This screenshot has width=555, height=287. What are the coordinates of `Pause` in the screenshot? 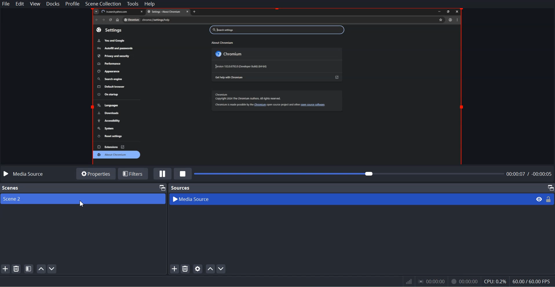 It's located at (163, 174).